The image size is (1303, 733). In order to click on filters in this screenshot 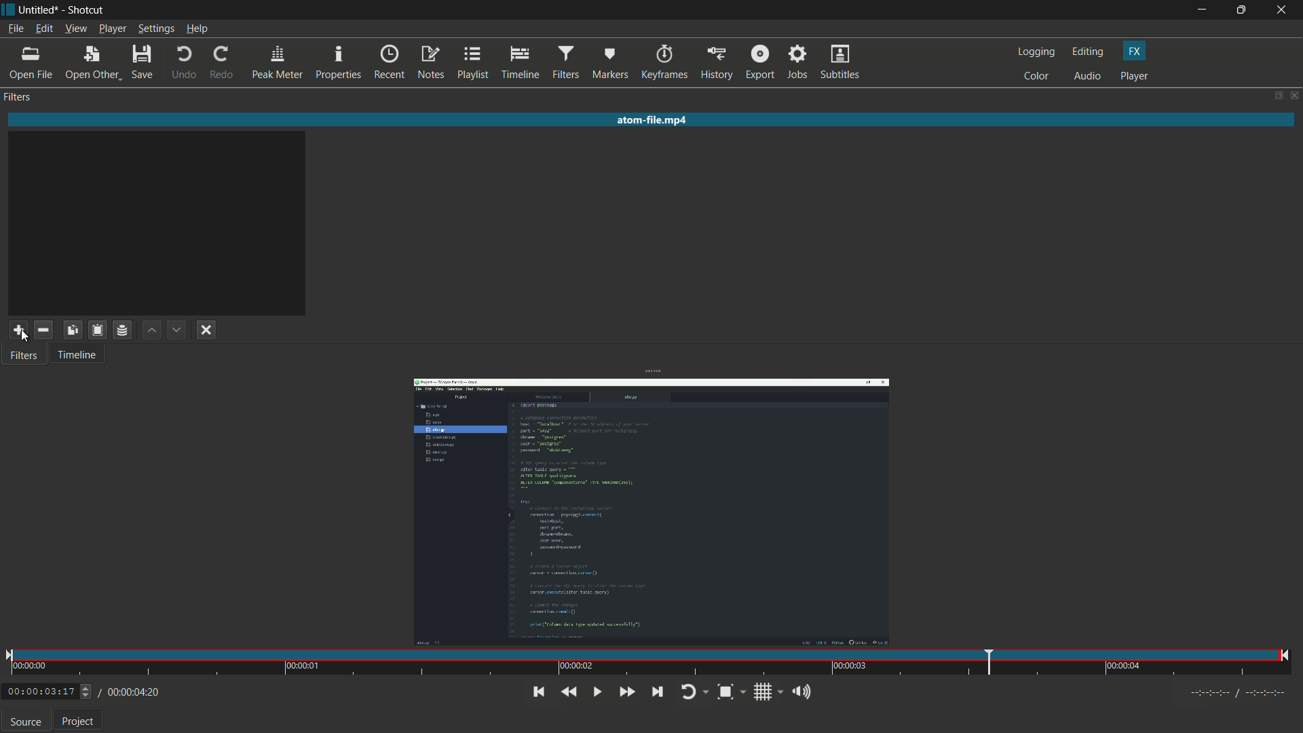, I will do `click(565, 63)`.